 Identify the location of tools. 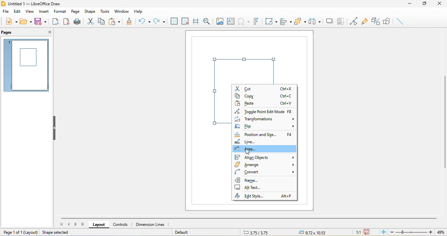
(106, 11).